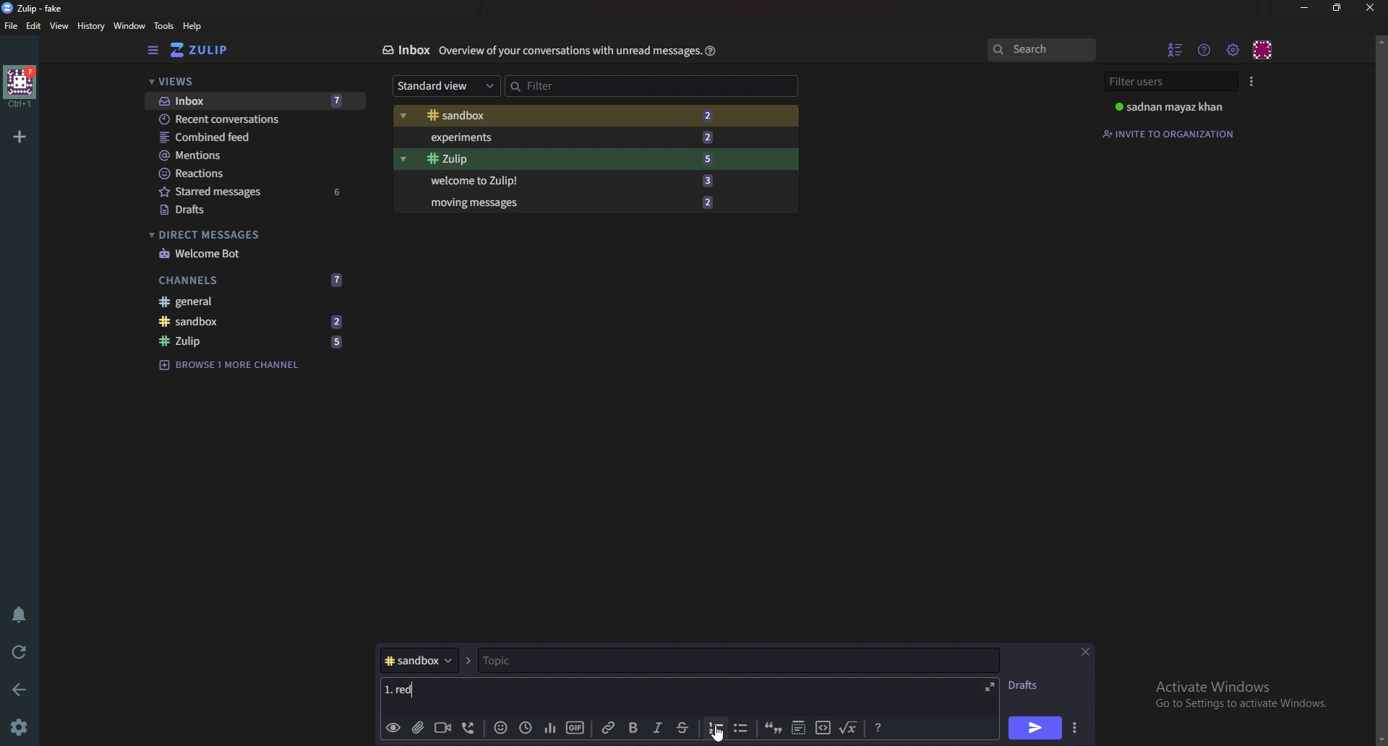 This screenshot has width=1388, height=746. I want to click on Tools, so click(163, 25).